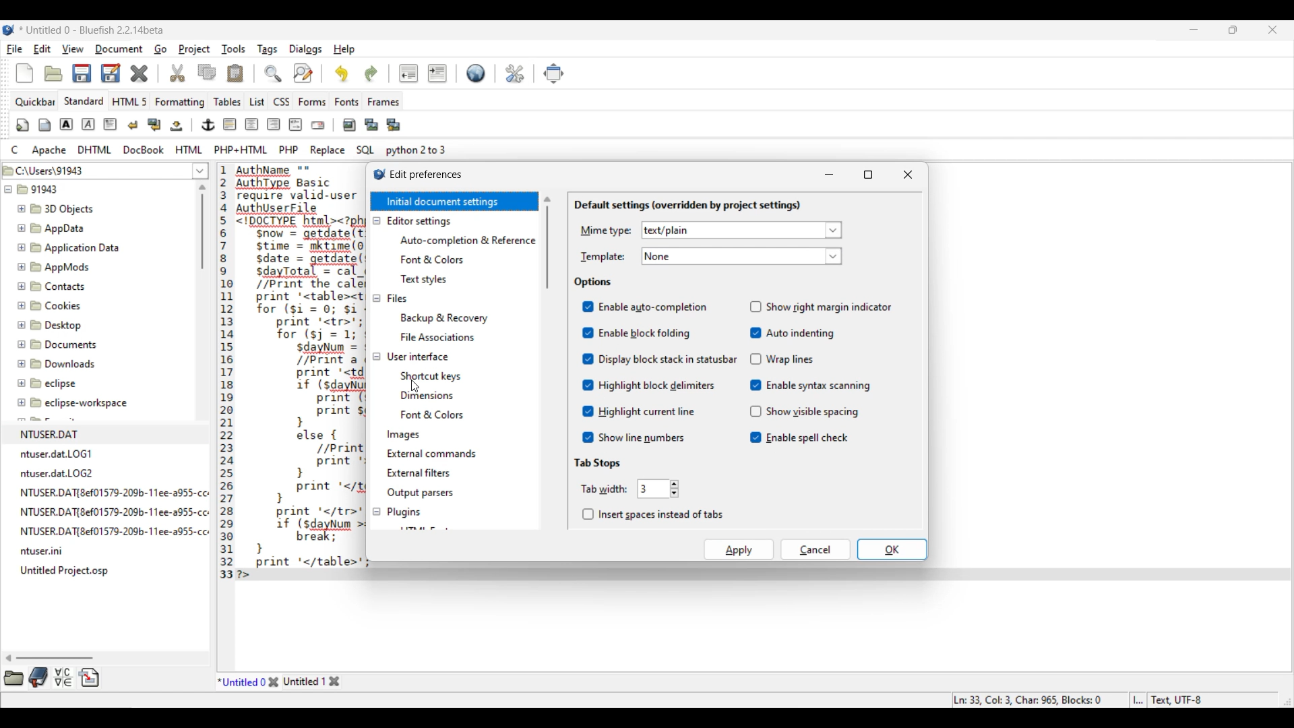 The image size is (1294, 728). I want to click on Status bar, so click(1080, 700).